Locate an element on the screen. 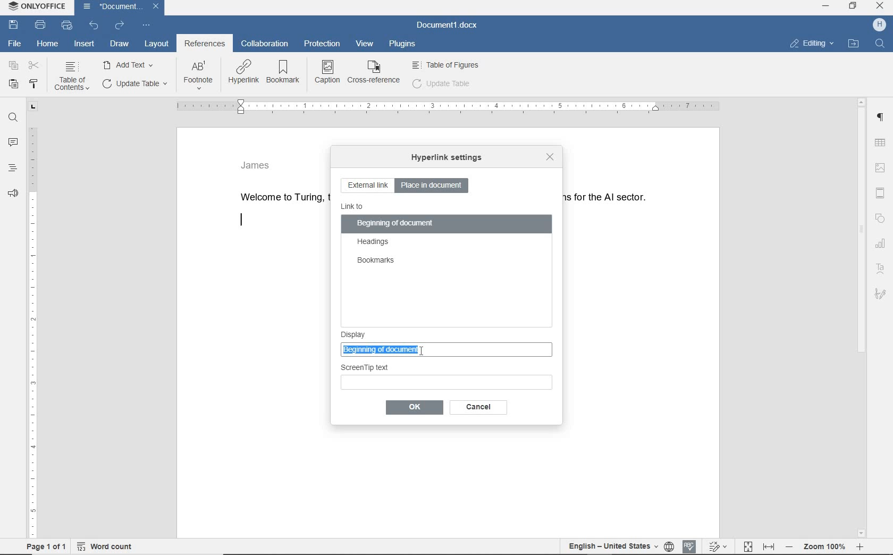  chart is located at coordinates (881, 245).